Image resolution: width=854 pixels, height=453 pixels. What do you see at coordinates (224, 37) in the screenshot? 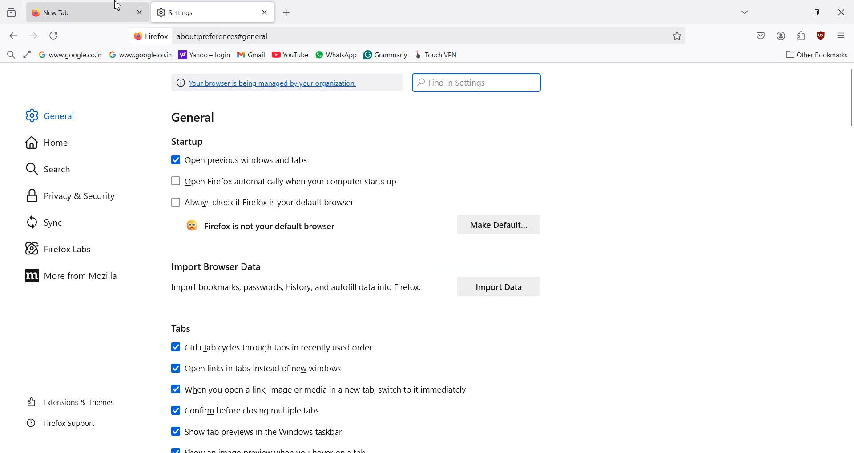
I see `Hyperlink` at bounding box center [224, 37].